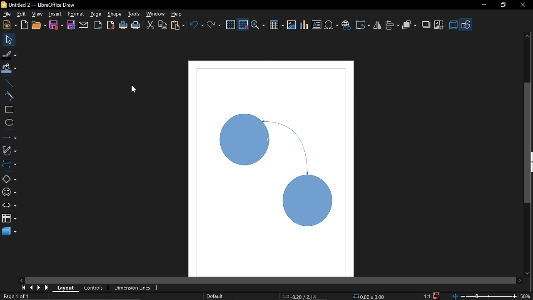 The width and height of the screenshot is (533, 300). Describe the element at coordinates (244, 25) in the screenshot. I see `Snap to grid` at that location.